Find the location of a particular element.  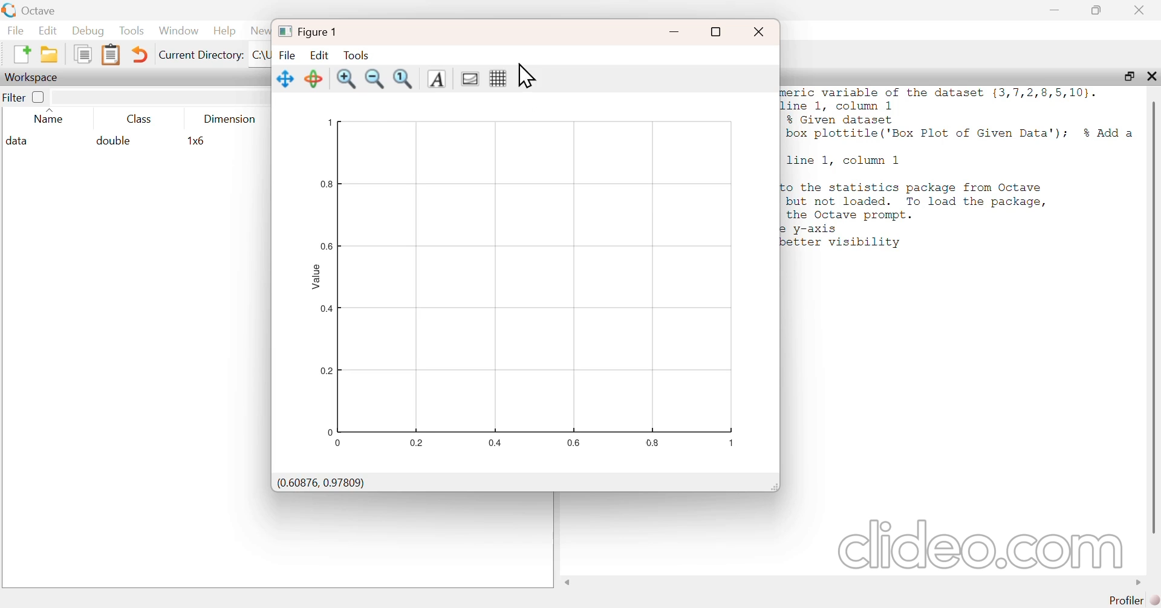

double is located at coordinates (115, 140).